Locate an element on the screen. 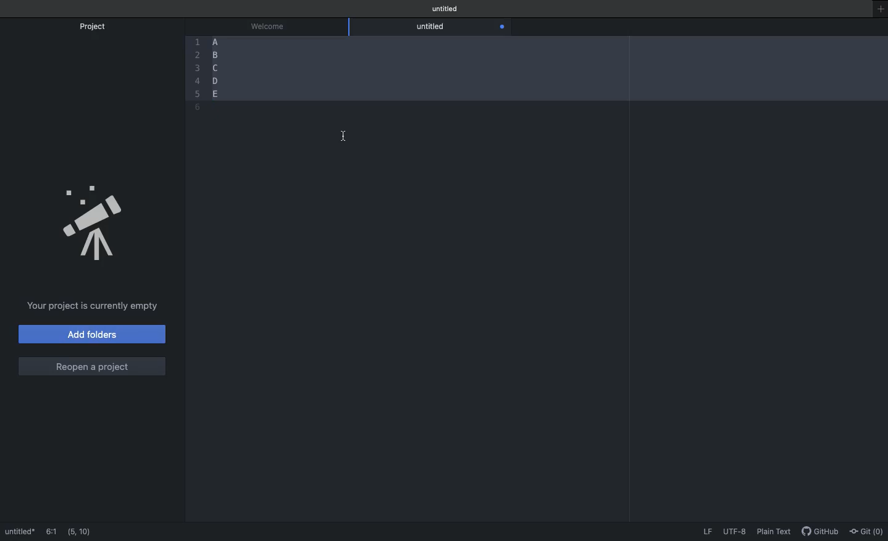 The width and height of the screenshot is (888, 541). untitled is located at coordinates (434, 27).